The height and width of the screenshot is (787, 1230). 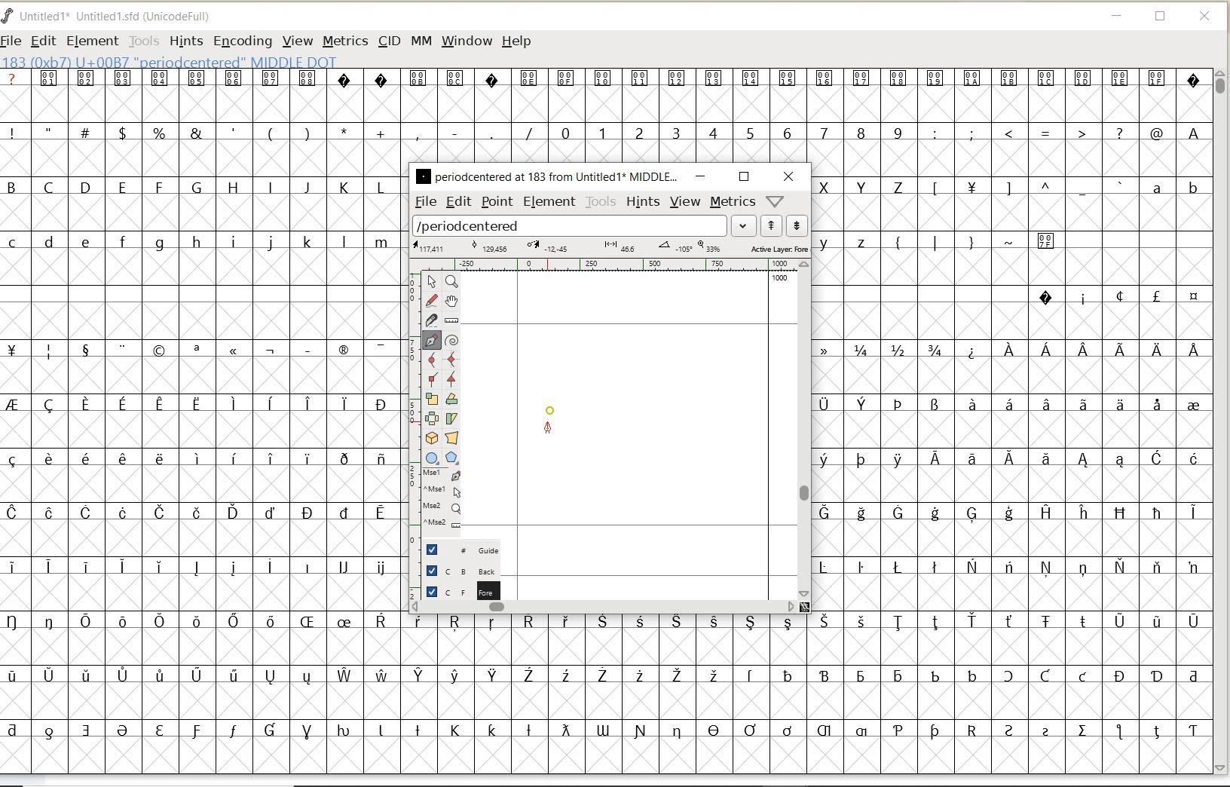 I want to click on MM, so click(x=421, y=41).